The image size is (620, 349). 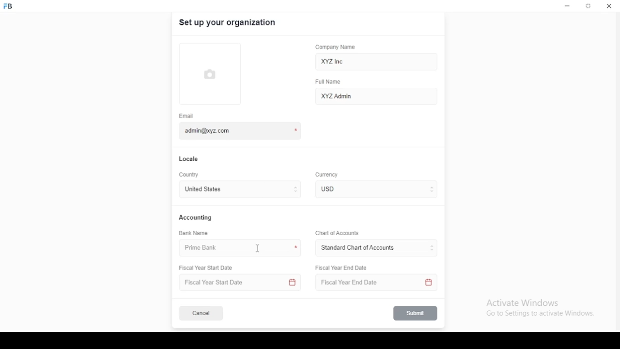 I want to click on cancel, so click(x=201, y=314).